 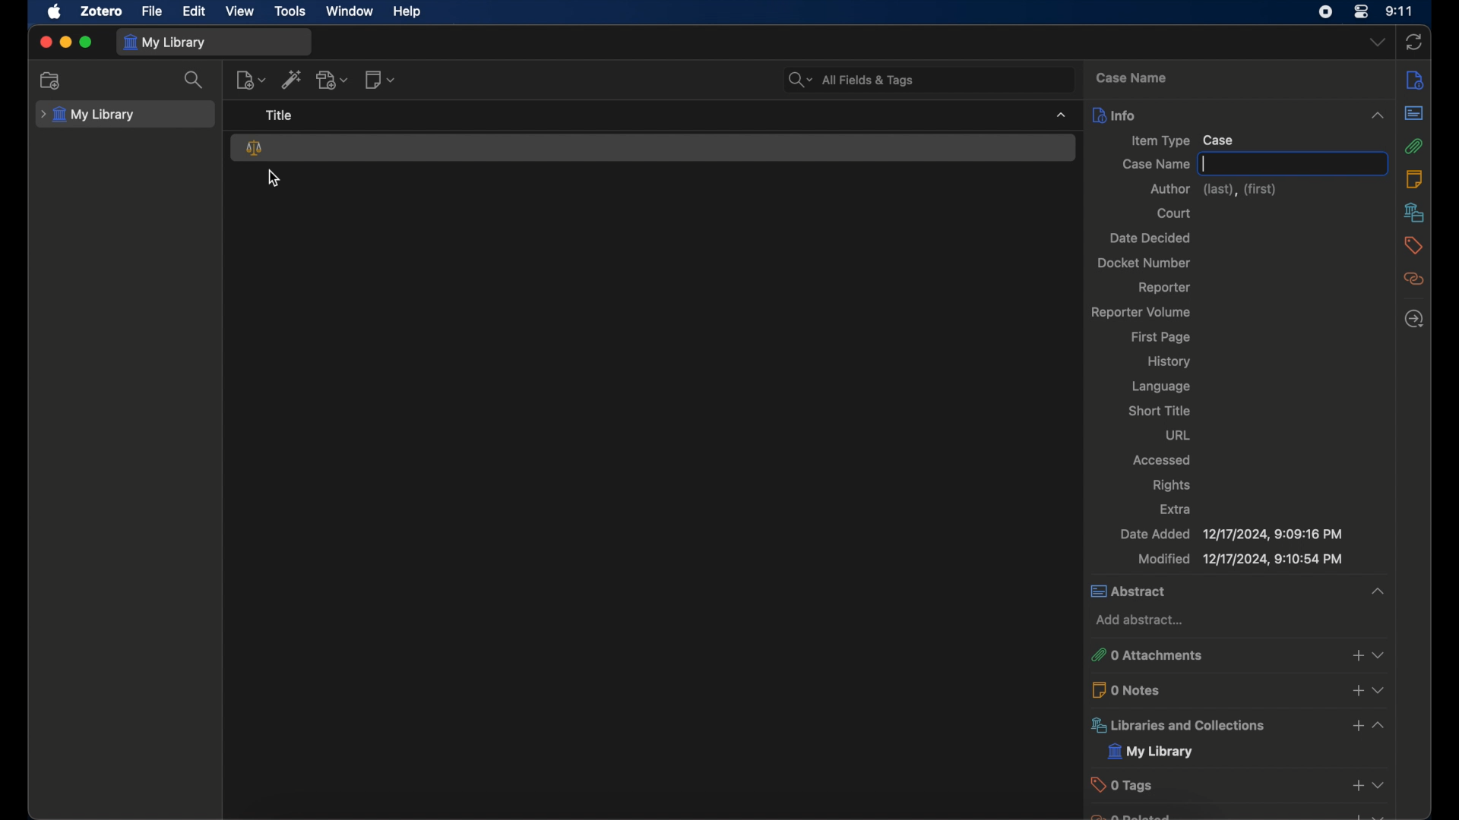 What do you see at coordinates (1325, 12) in the screenshot?
I see `screen recorder` at bounding box center [1325, 12].